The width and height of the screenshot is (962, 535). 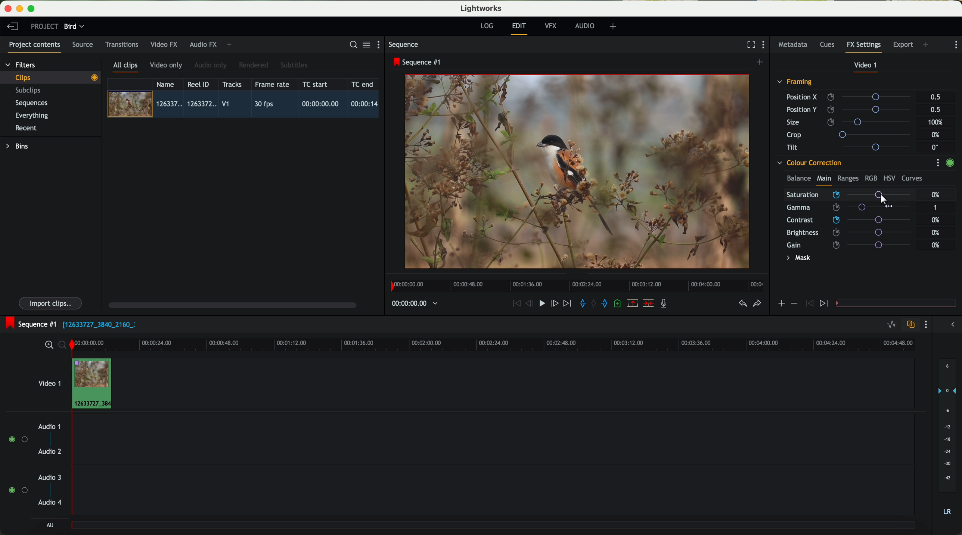 What do you see at coordinates (581, 305) in the screenshot?
I see `add 'in' mark` at bounding box center [581, 305].